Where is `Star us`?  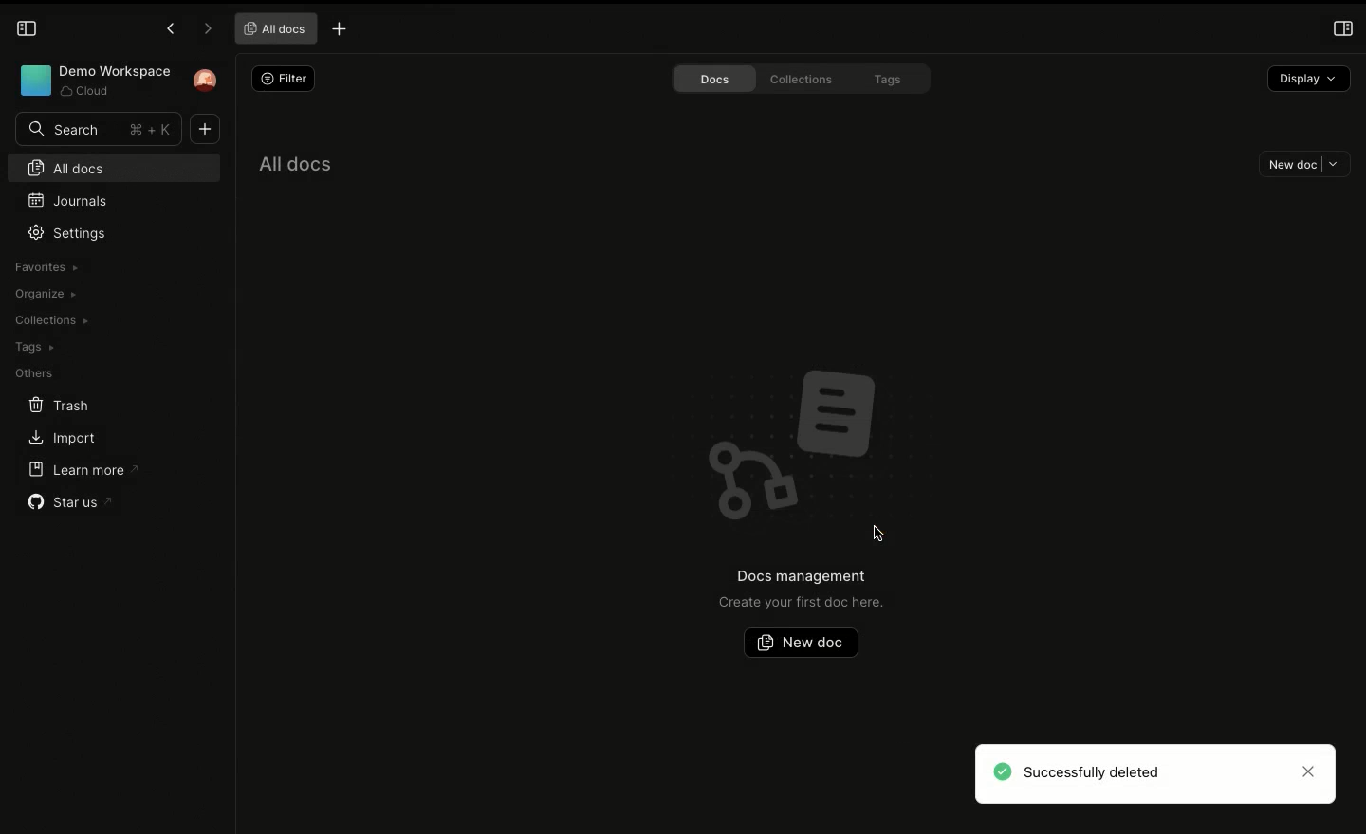 Star us is located at coordinates (68, 499).